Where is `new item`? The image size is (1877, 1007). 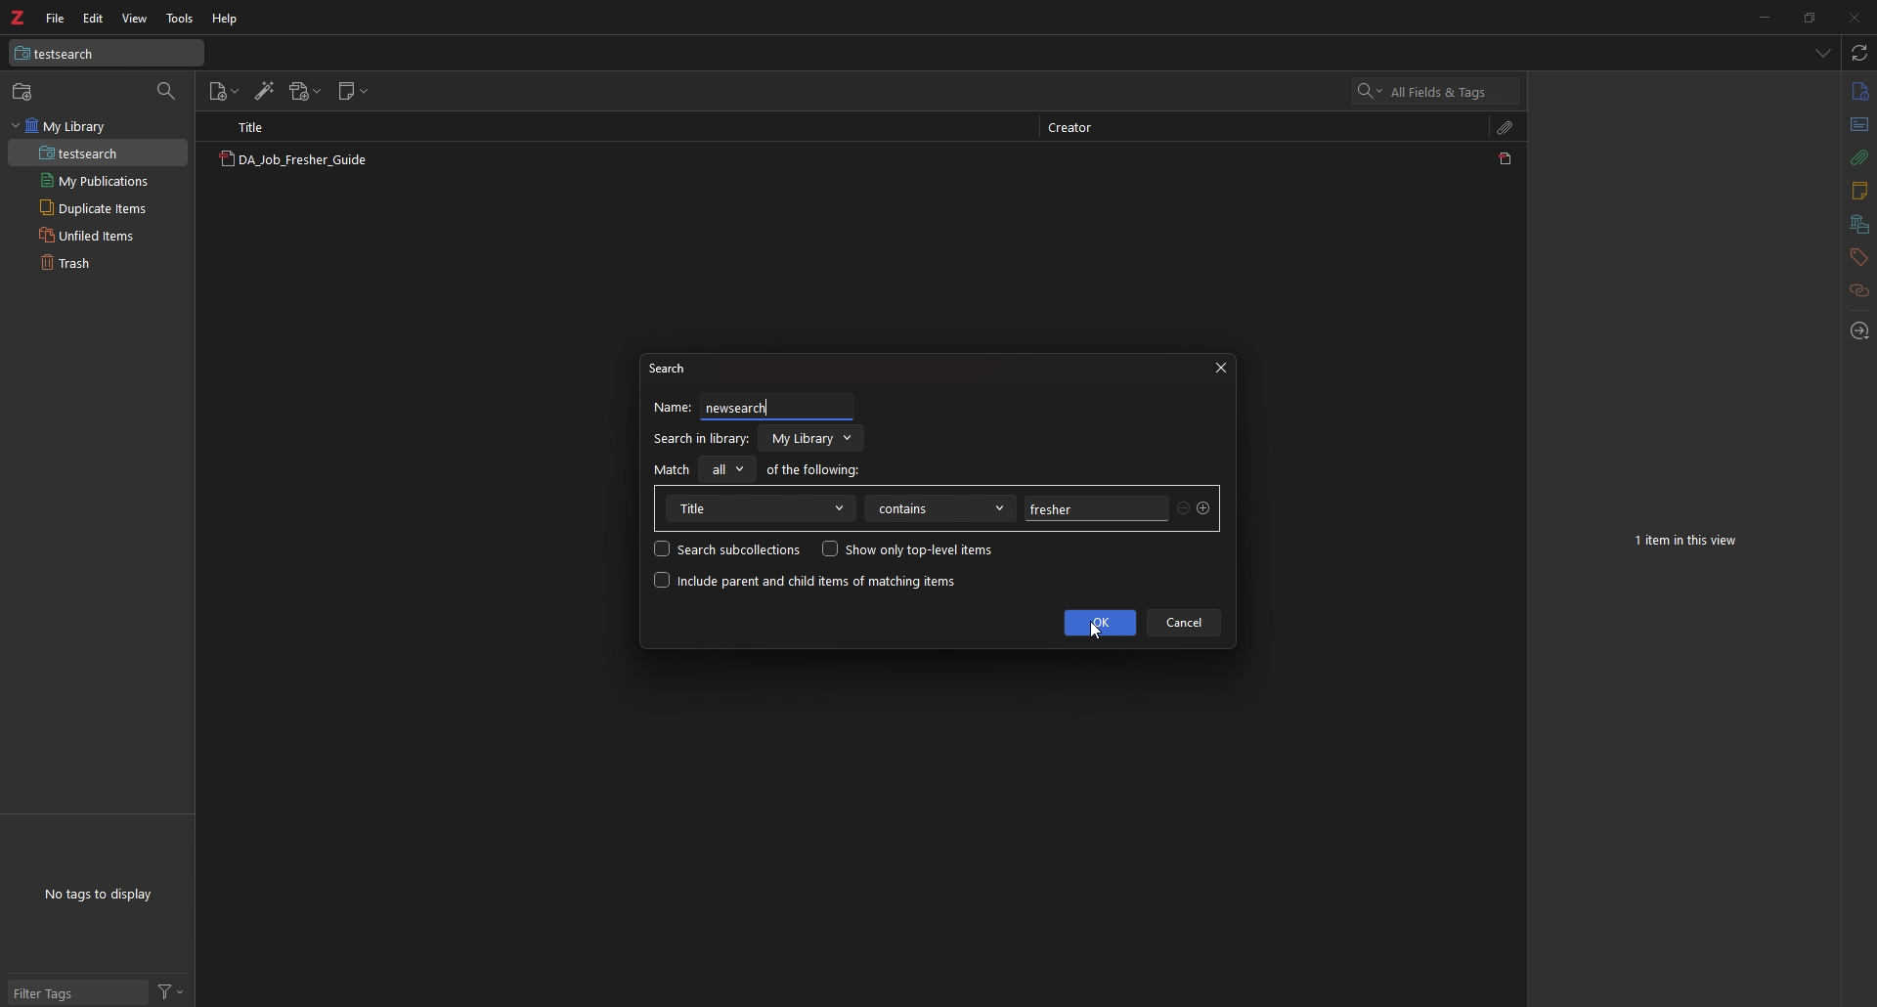
new item is located at coordinates (24, 91).